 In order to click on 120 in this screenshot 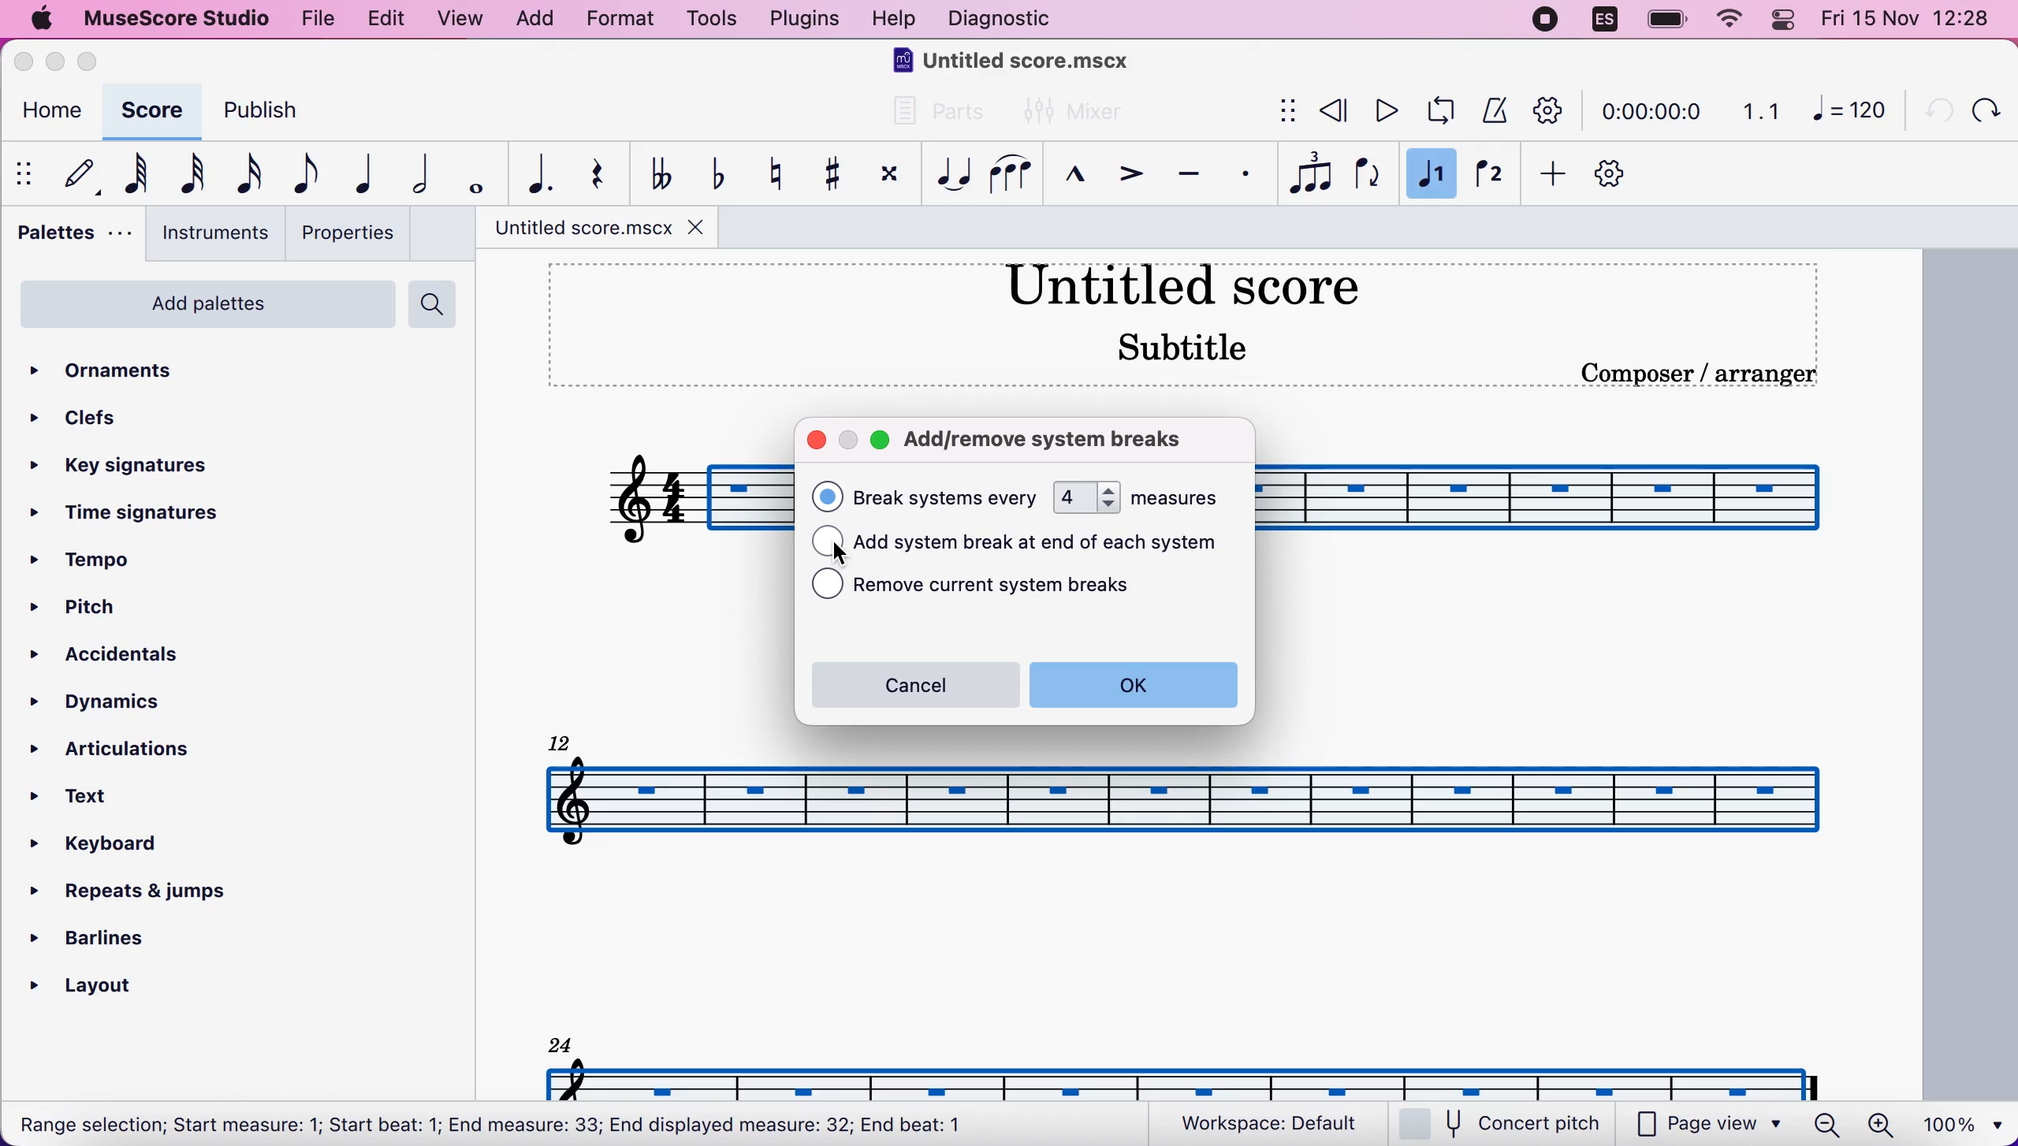, I will do `click(1849, 109)`.